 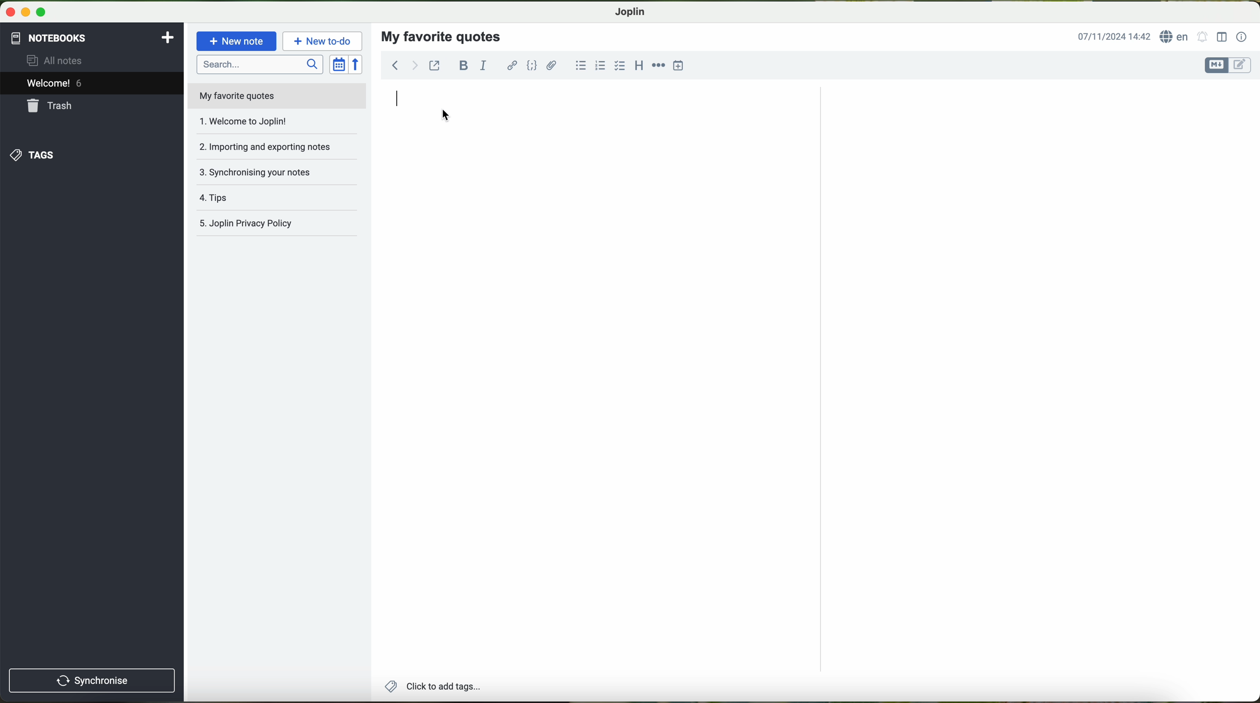 I want to click on attach files, so click(x=553, y=67).